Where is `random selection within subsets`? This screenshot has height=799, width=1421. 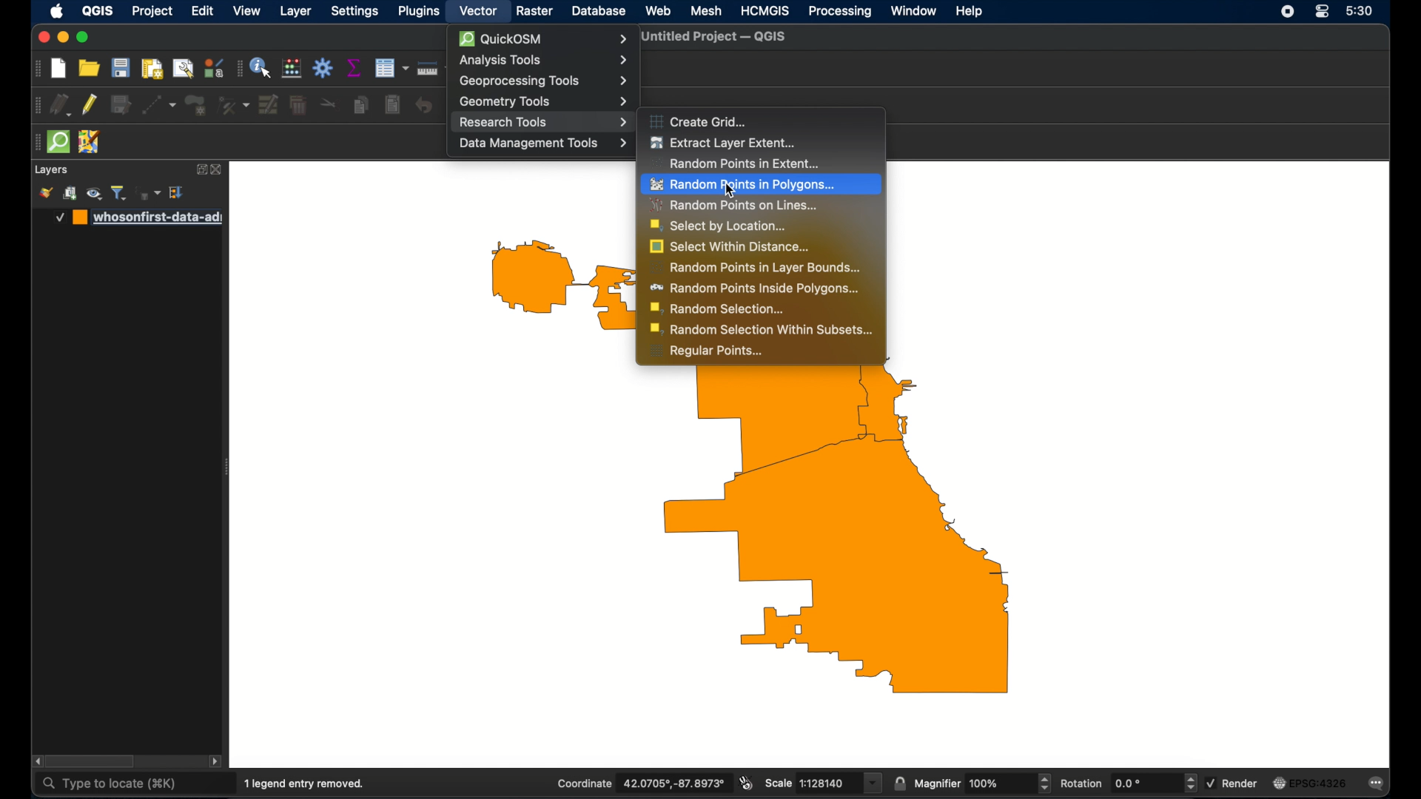 random selection within subsets is located at coordinates (763, 329).